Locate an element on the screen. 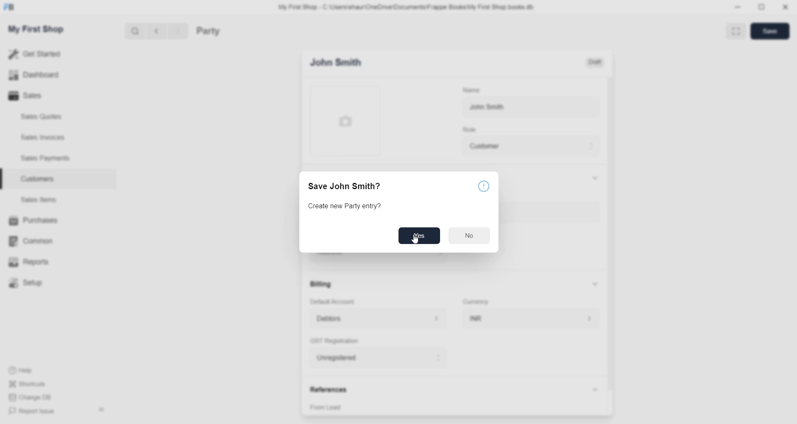  hide references is located at coordinates (595, 389).